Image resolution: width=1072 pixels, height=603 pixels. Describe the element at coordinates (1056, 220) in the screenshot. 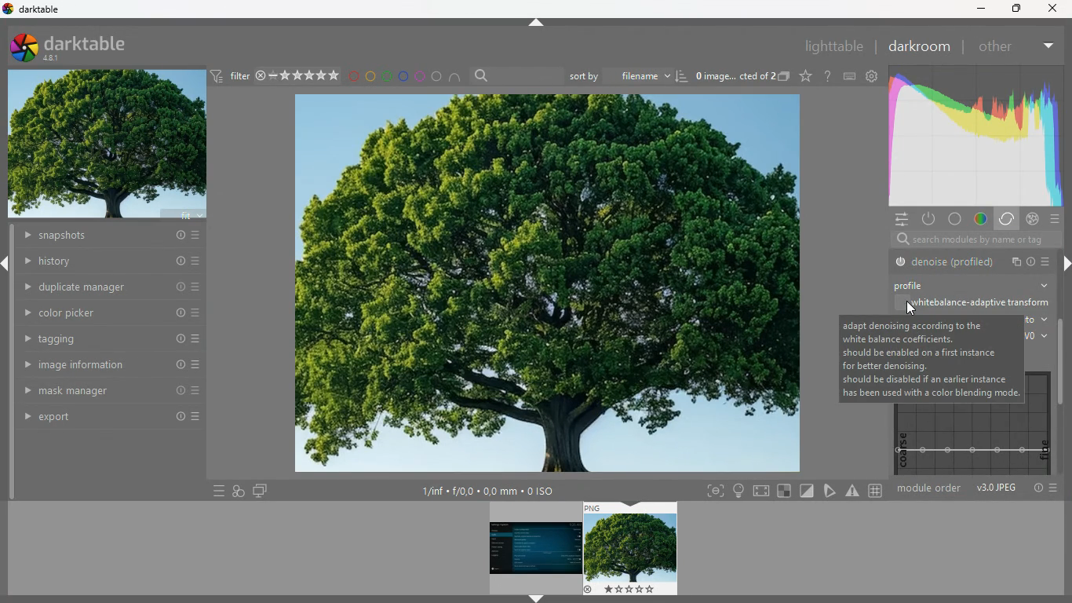

I see `more` at that location.